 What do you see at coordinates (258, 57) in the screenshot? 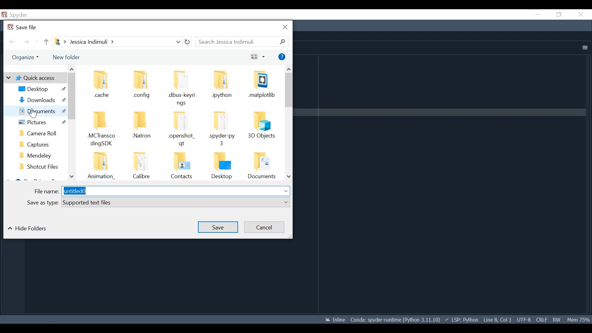
I see `Change your view` at bounding box center [258, 57].